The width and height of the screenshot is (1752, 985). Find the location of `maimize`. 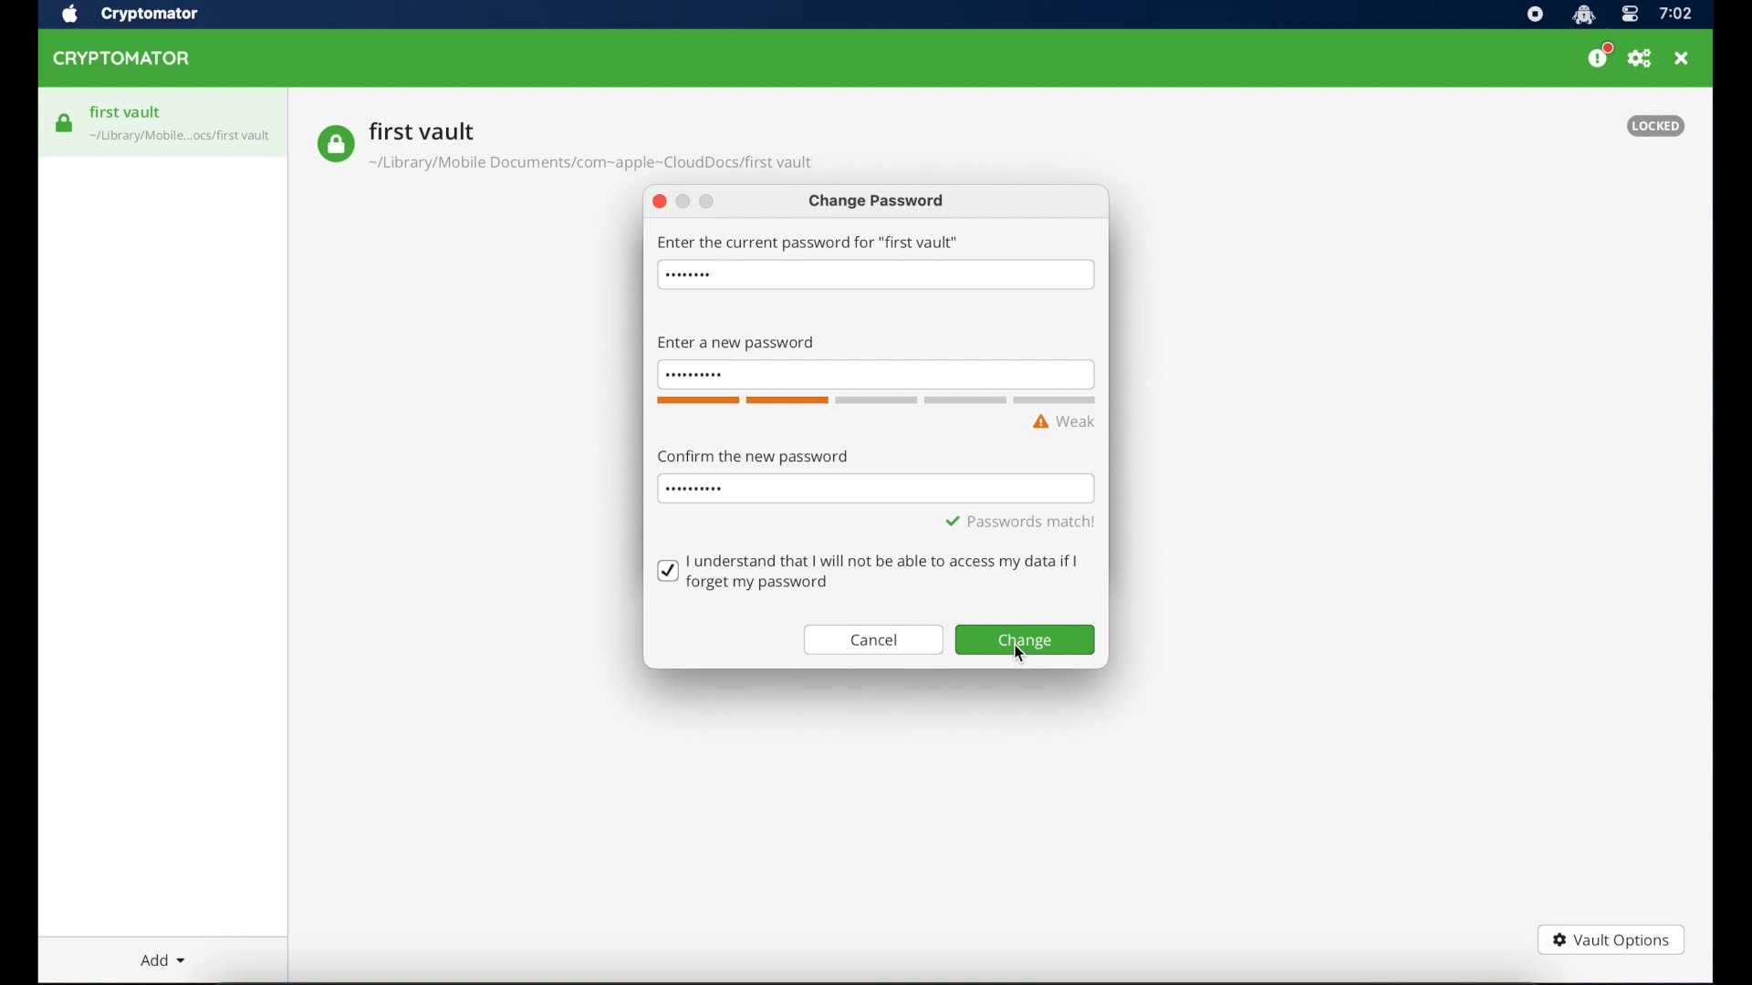

maimize is located at coordinates (706, 202).